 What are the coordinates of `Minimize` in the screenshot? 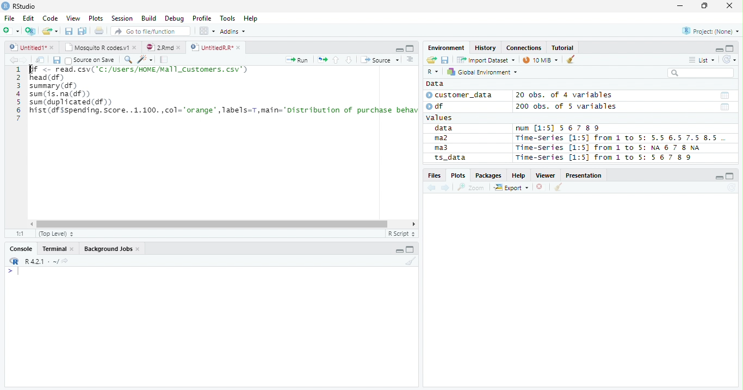 It's located at (400, 249).